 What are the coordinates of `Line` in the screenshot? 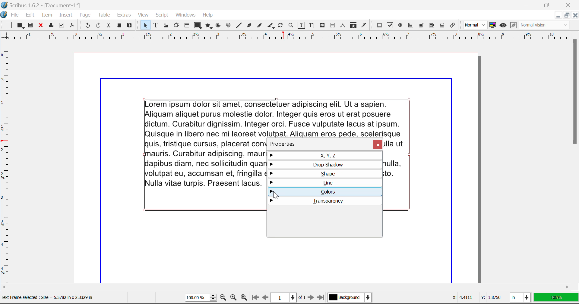 It's located at (326, 183).